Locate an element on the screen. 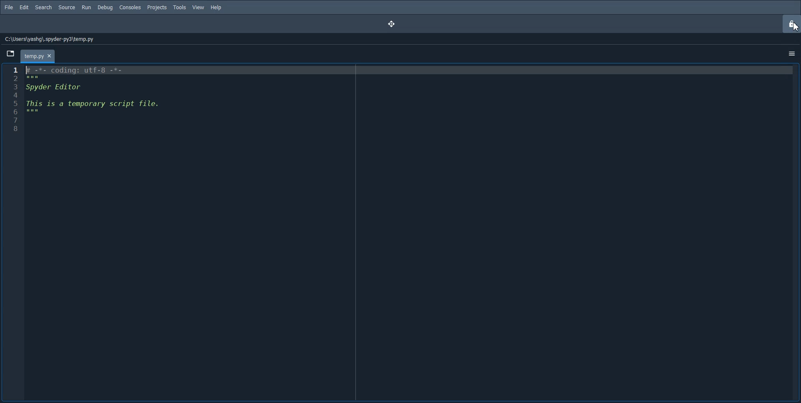 The width and height of the screenshot is (801, 403). Edit is located at coordinates (24, 7).